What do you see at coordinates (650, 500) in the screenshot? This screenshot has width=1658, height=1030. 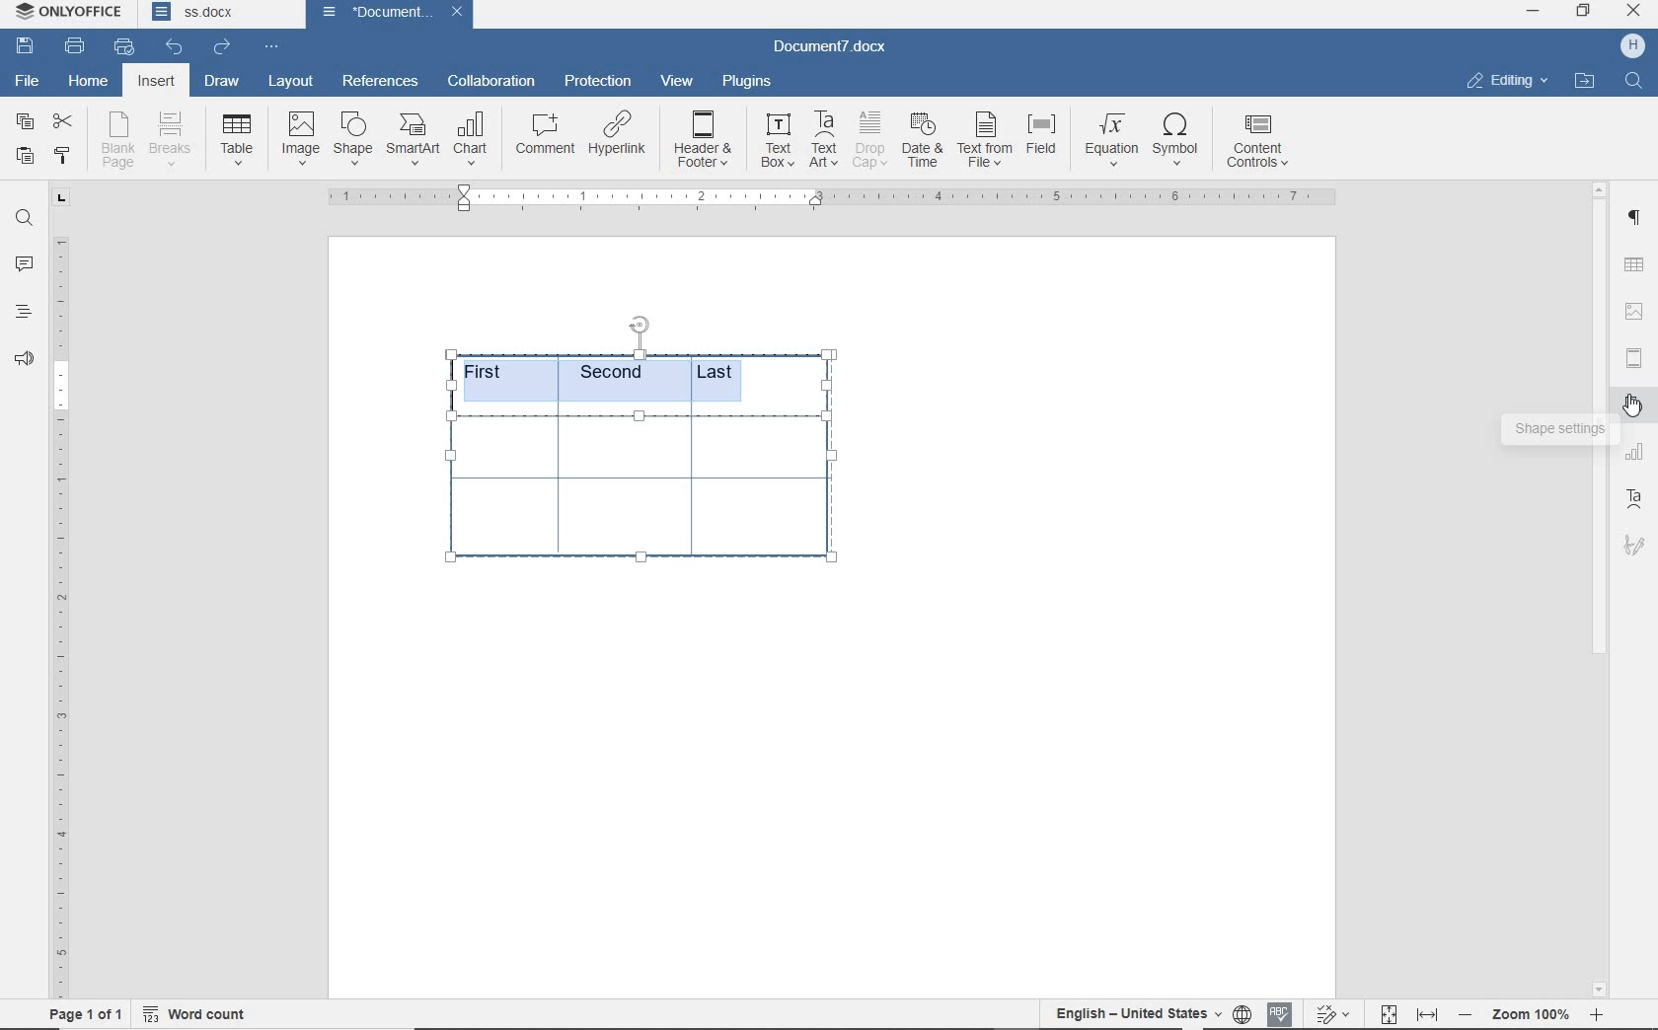 I see `table` at bounding box center [650, 500].